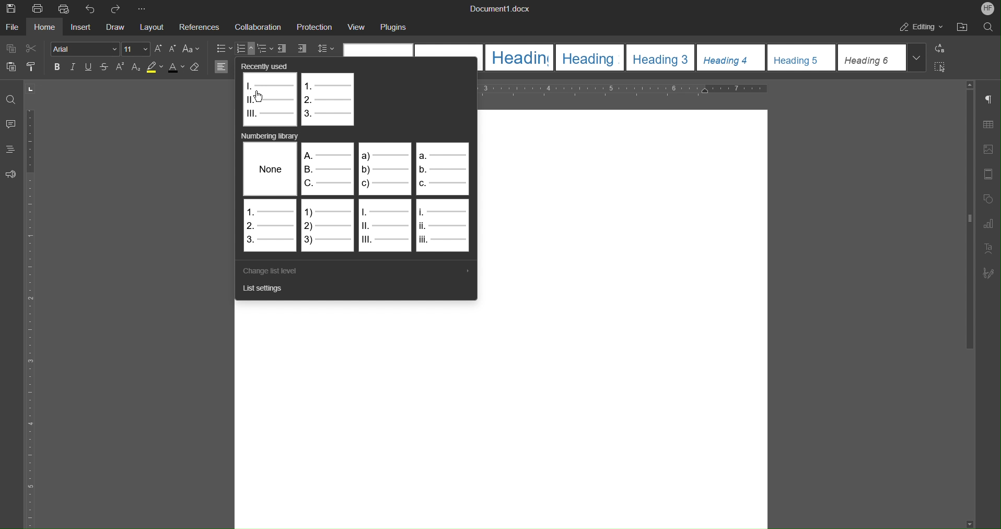 The image size is (1001, 529). Describe the element at coordinates (104, 67) in the screenshot. I see `Strikethrough` at that location.